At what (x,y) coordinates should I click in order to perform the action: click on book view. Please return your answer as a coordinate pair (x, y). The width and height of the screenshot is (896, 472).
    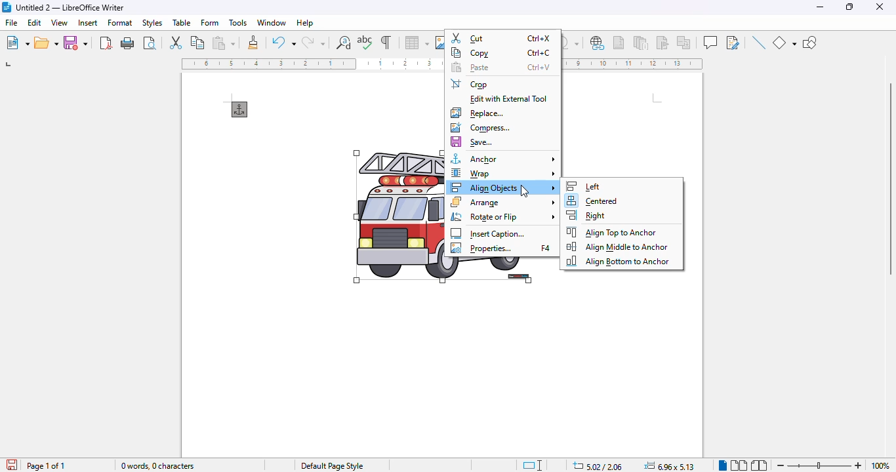
    Looking at the image, I should click on (759, 465).